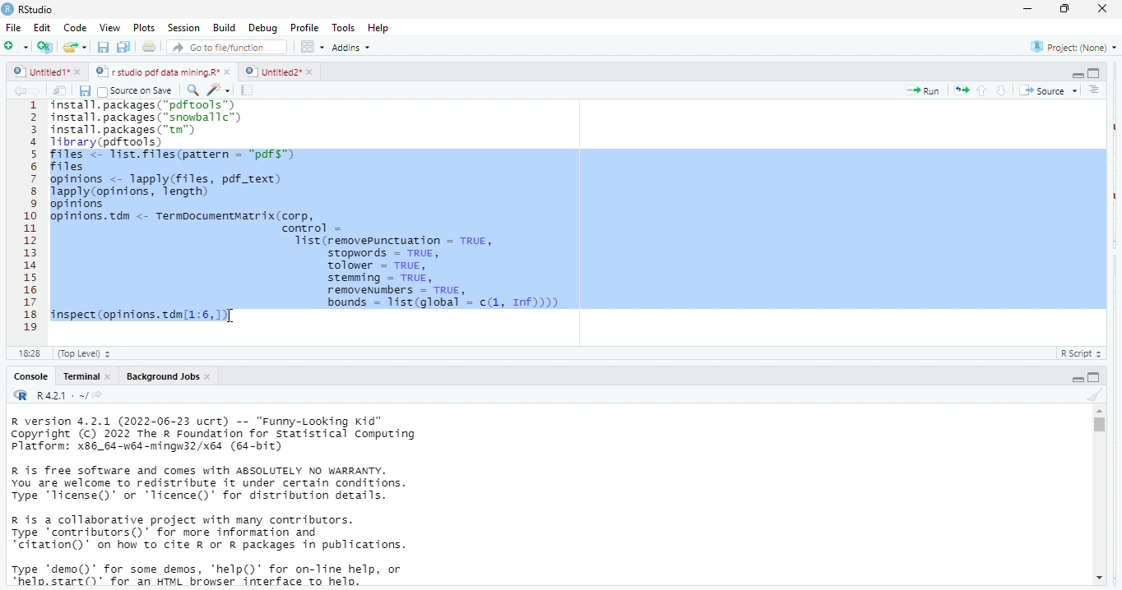  Describe the element at coordinates (73, 28) in the screenshot. I see `code` at that location.